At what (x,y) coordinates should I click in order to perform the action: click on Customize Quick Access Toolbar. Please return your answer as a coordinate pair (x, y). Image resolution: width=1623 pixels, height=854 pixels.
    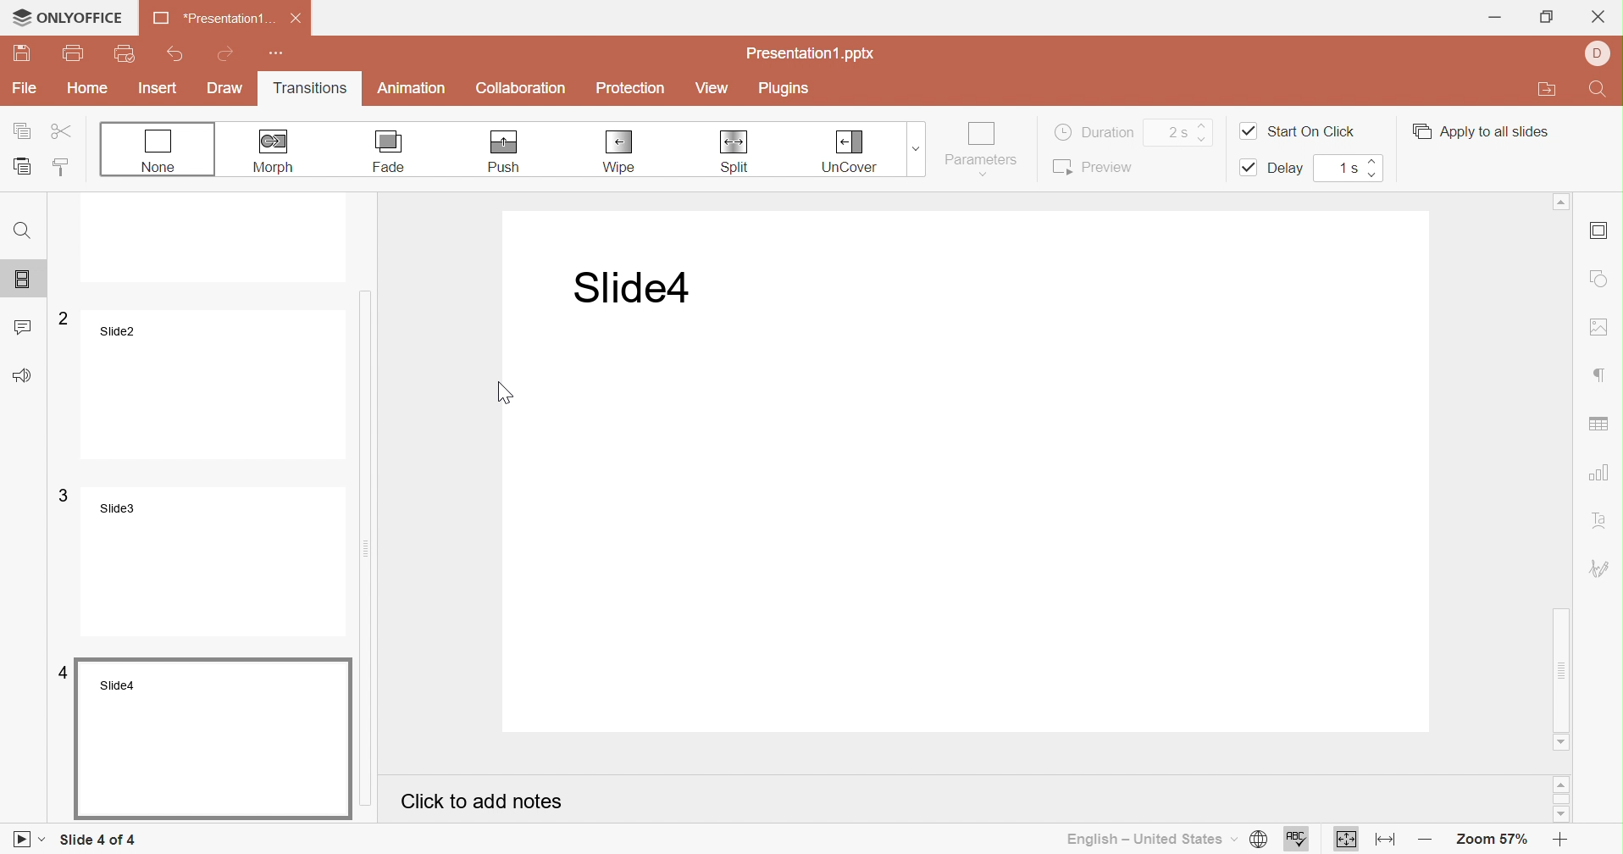
    Looking at the image, I should click on (277, 53).